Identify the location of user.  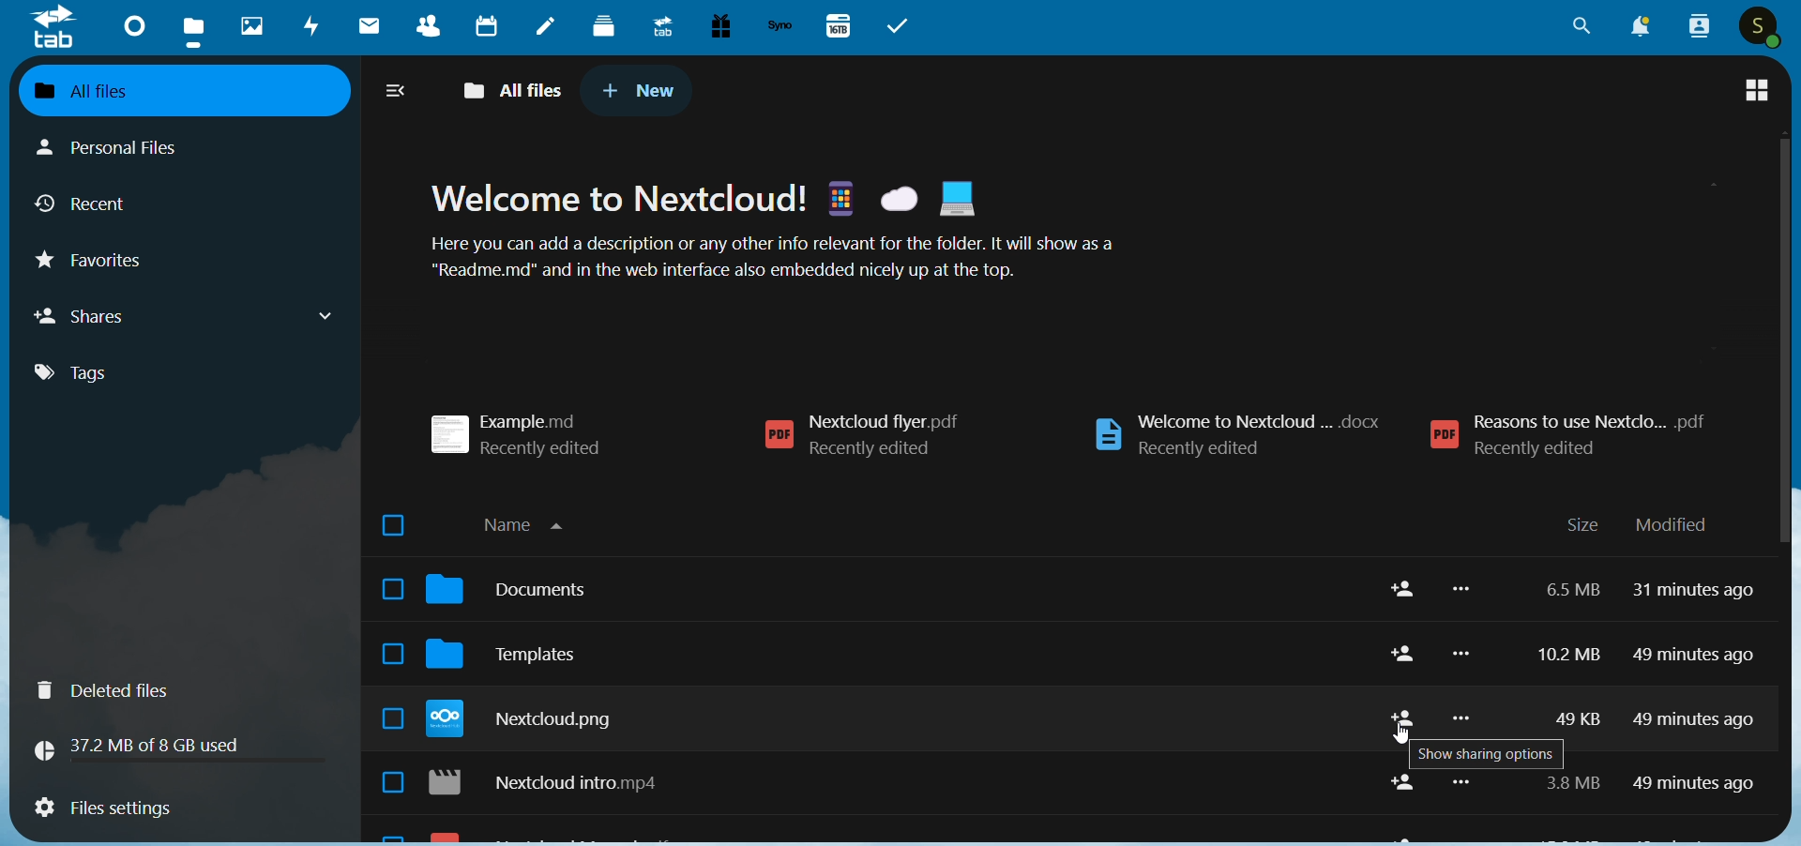
(1762, 28).